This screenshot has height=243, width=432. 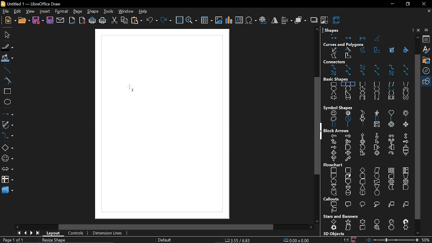 I want to click on open, so click(x=24, y=21).